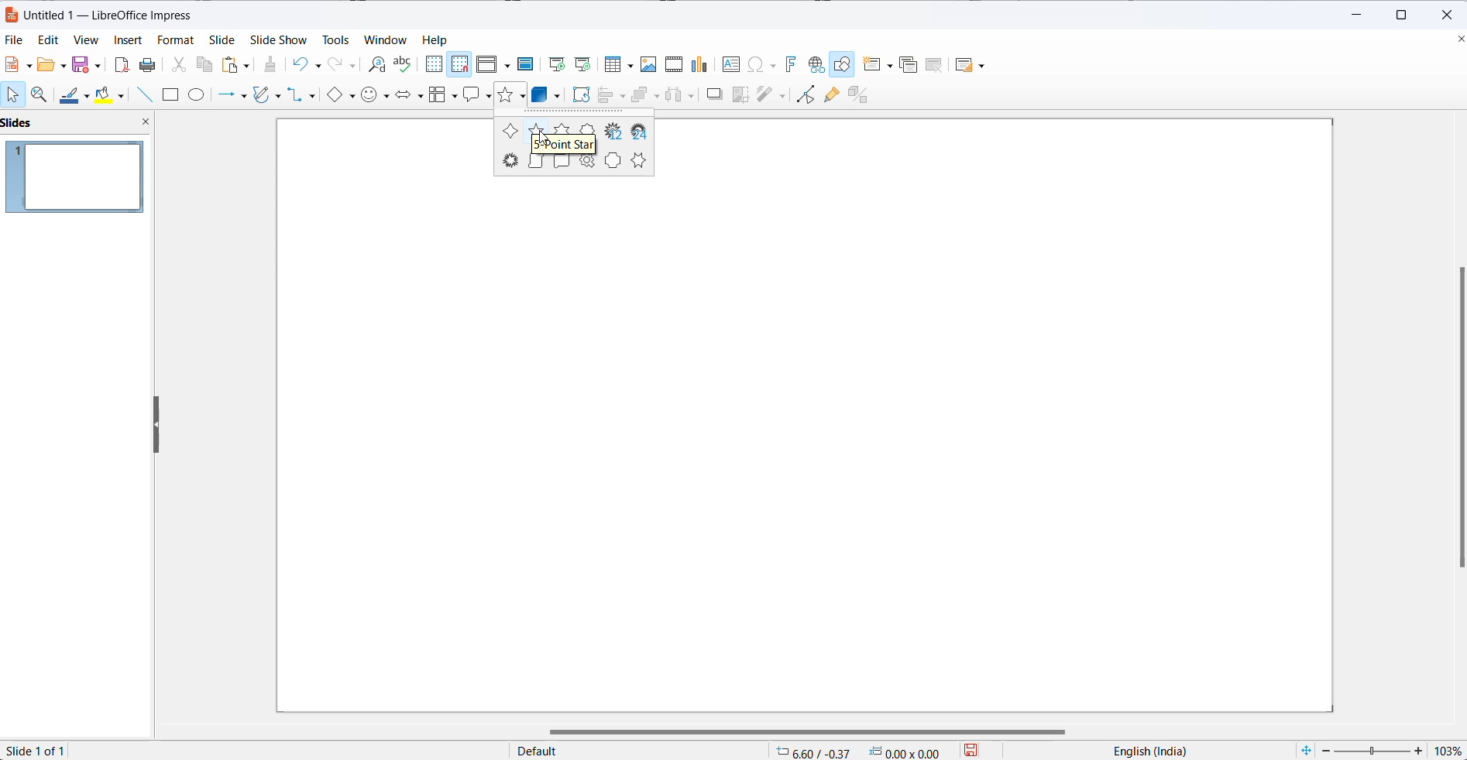  Describe the element at coordinates (732, 67) in the screenshot. I see `insert text` at that location.